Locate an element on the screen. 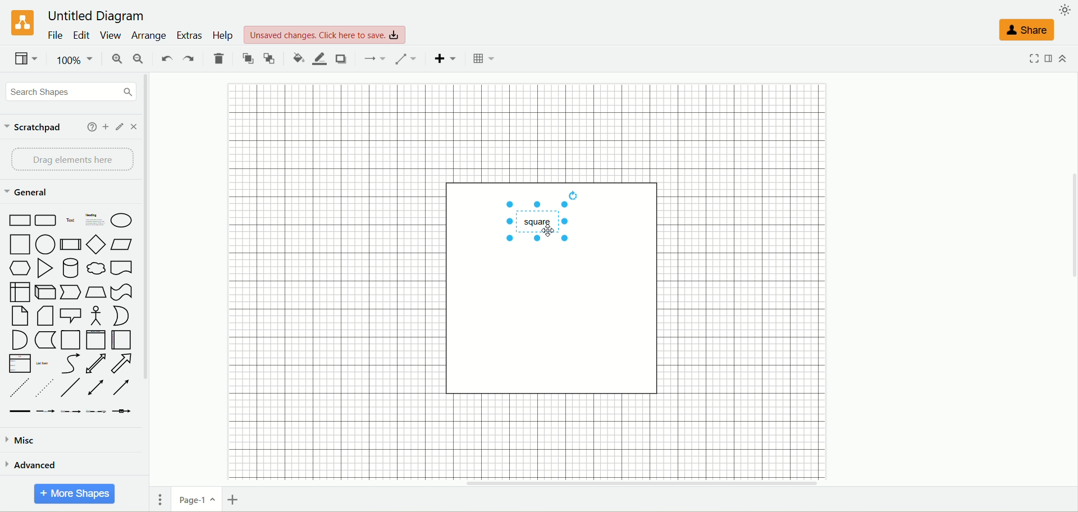  line color is located at coordinates (319, 58).